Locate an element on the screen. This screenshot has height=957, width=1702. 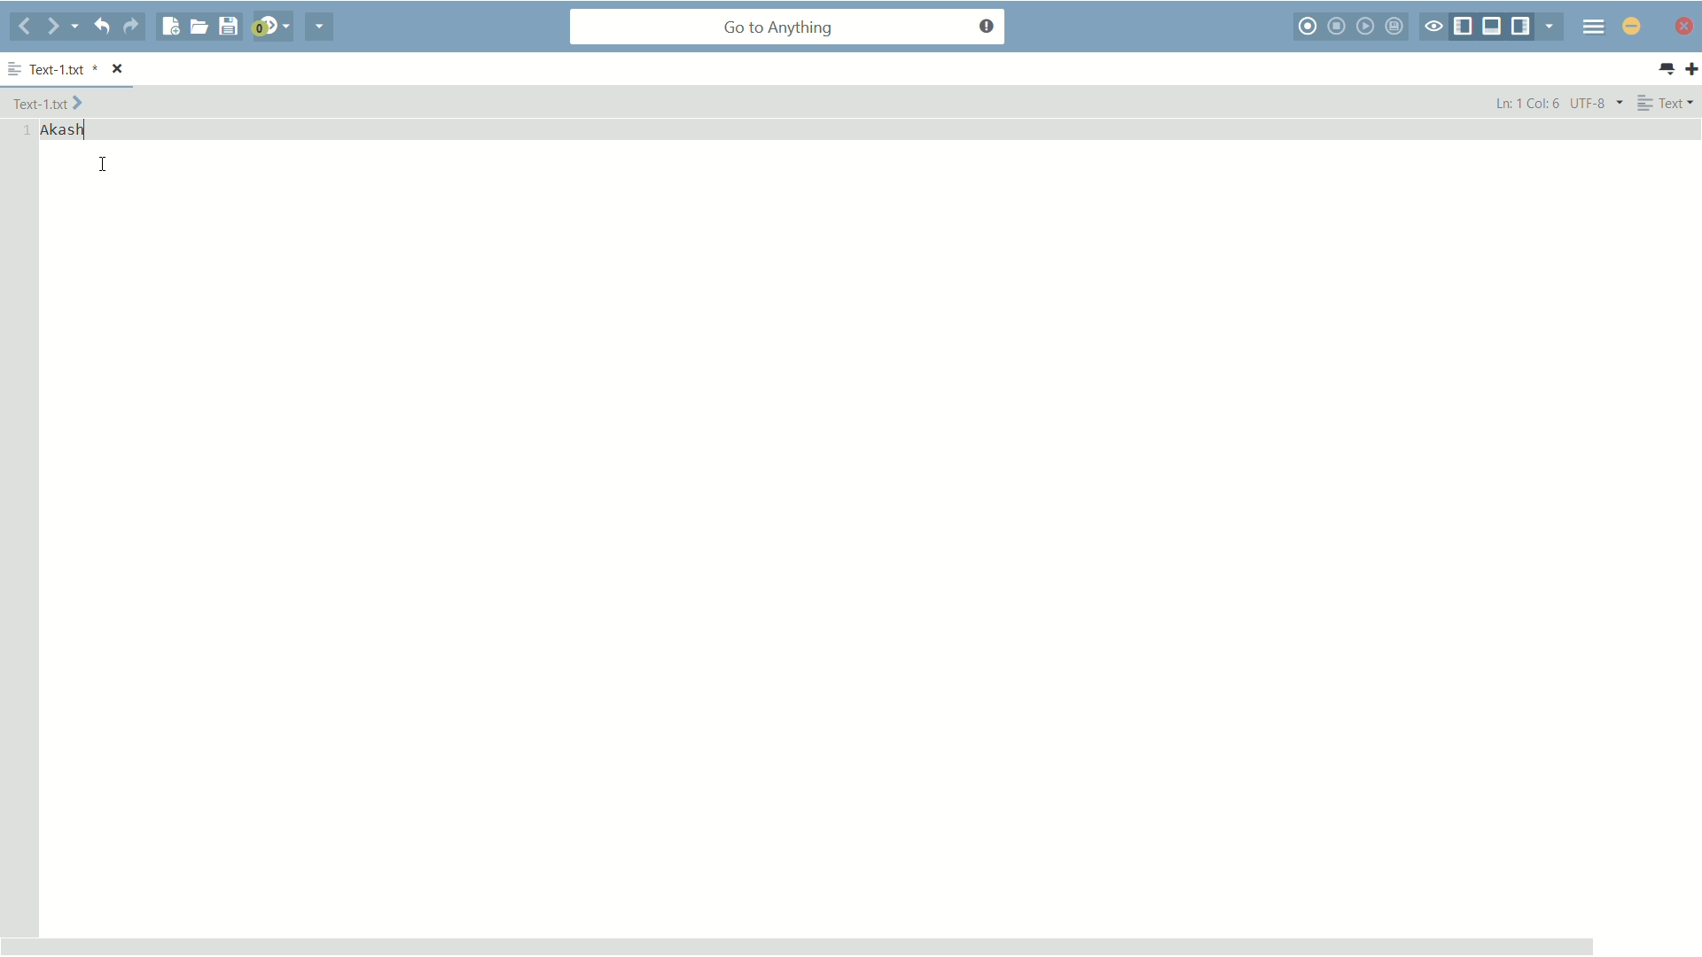
cursor is located at coordinates (105, 166).